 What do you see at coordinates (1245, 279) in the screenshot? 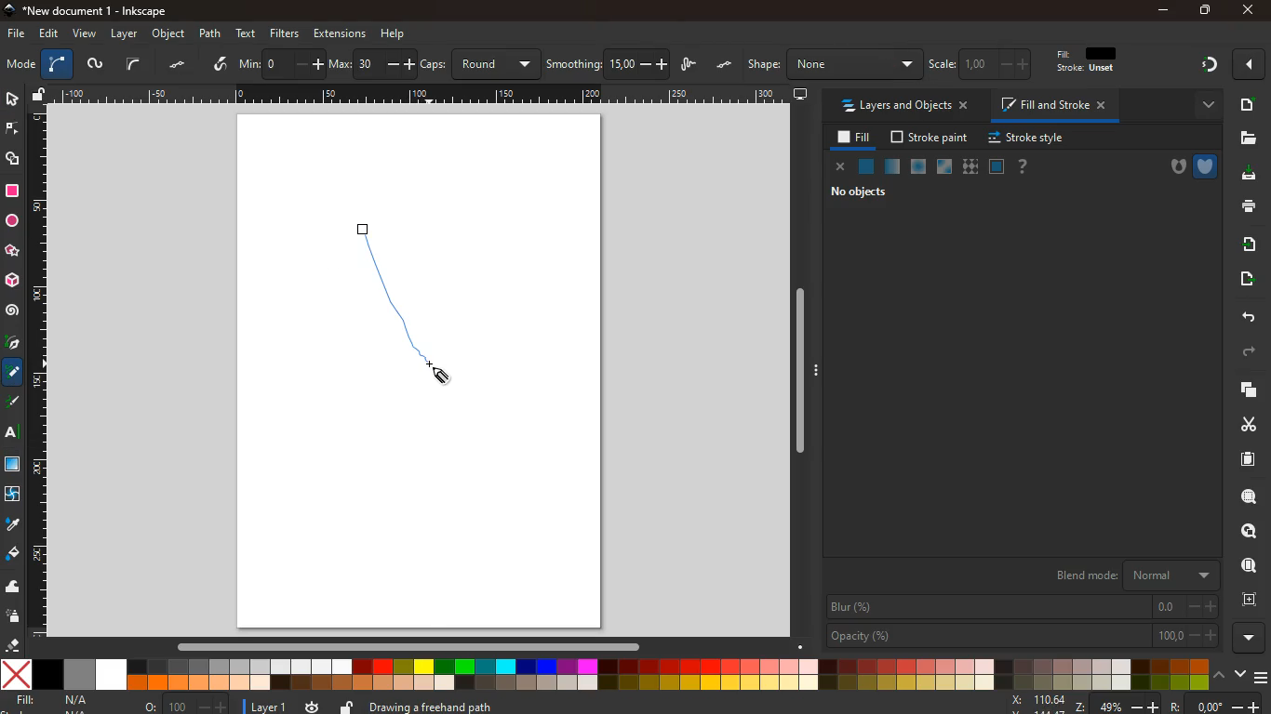
I see `send` at bounding box center [1245, 279].